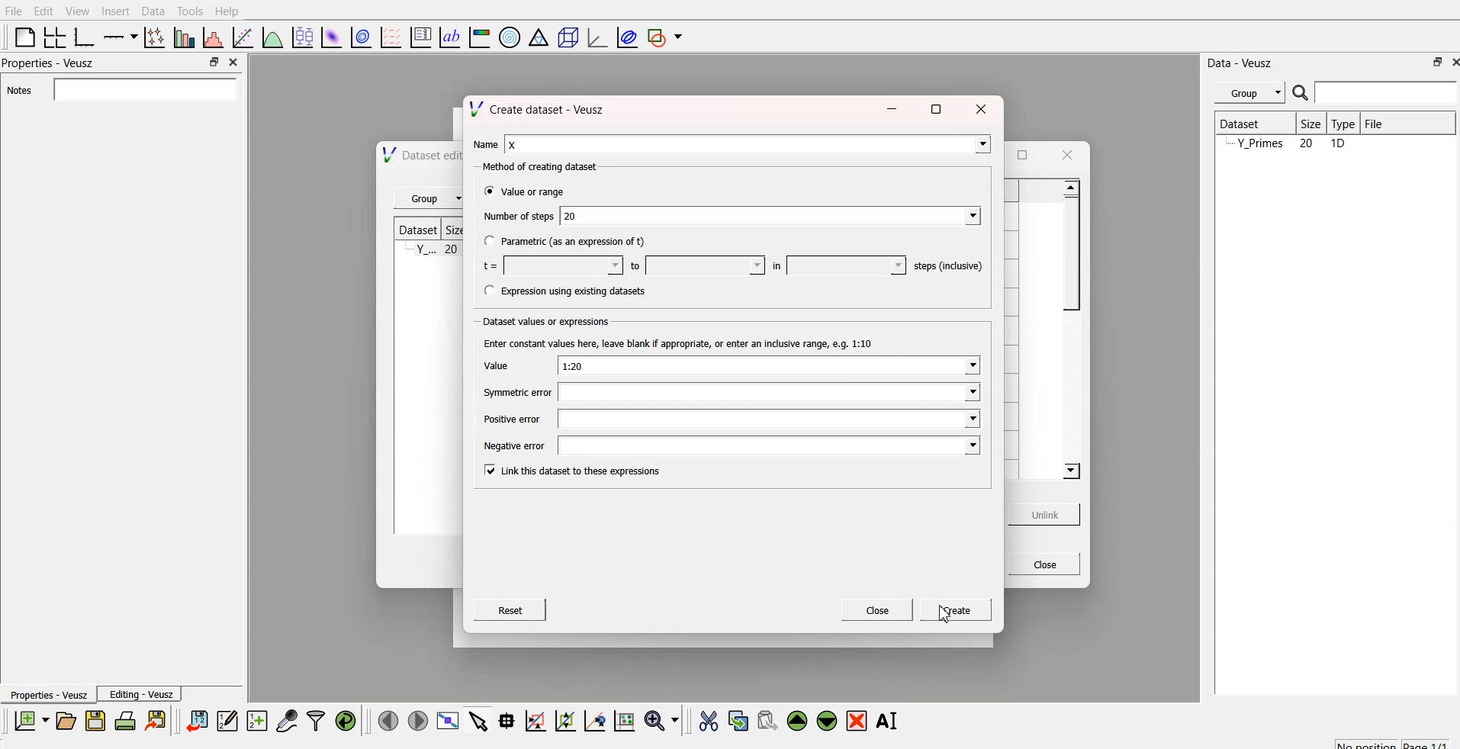 The width and height of the screenshot is (1460, 749). Describe the element at coordinates (568, 39) in the screenshot. I see `3D scene` at that location.